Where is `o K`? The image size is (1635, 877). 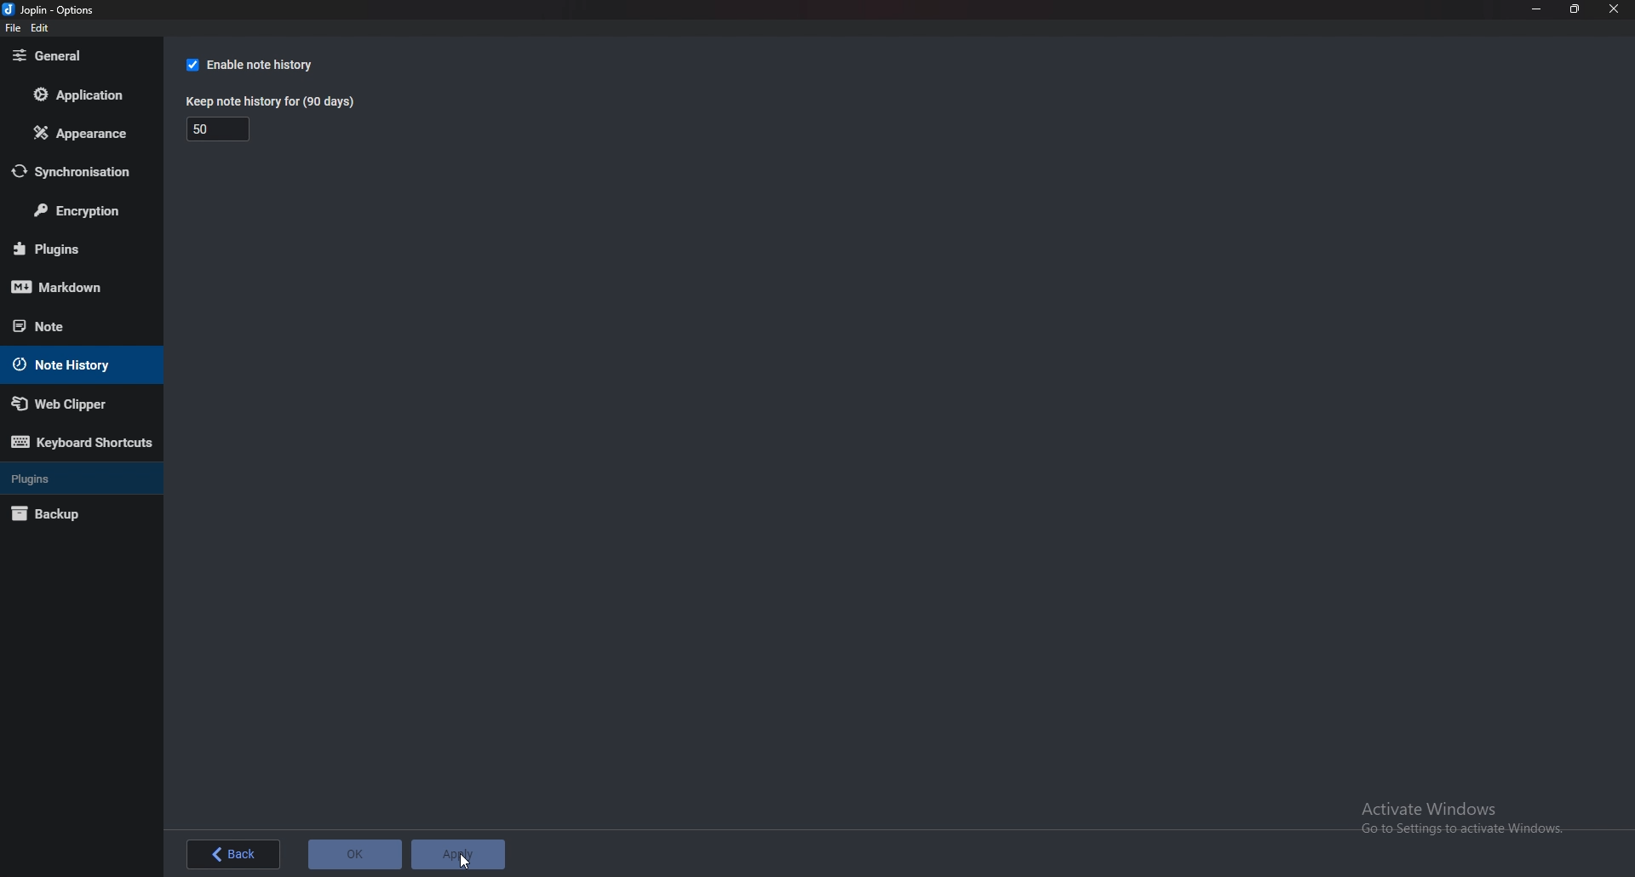 o K is located at coordinates (356, 853).